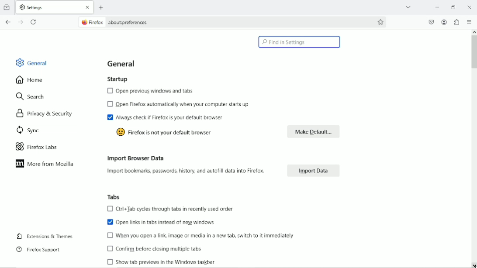 Image resolution: width=477 pixels, height=268 pixels. Describe the element at coordinates (437, 7) in the screenshot. I see `minimize` at that location.